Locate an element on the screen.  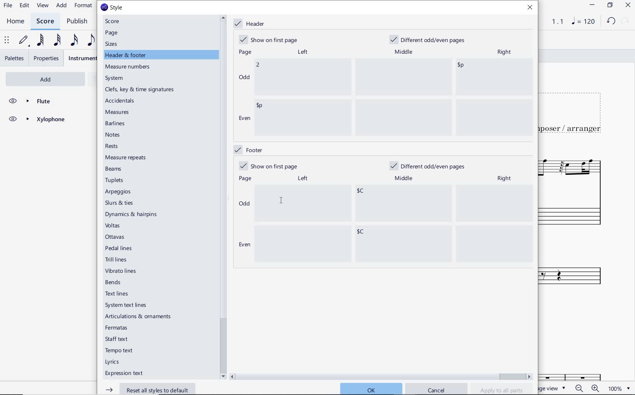
FLUTE is located at coordinates (573, 191).